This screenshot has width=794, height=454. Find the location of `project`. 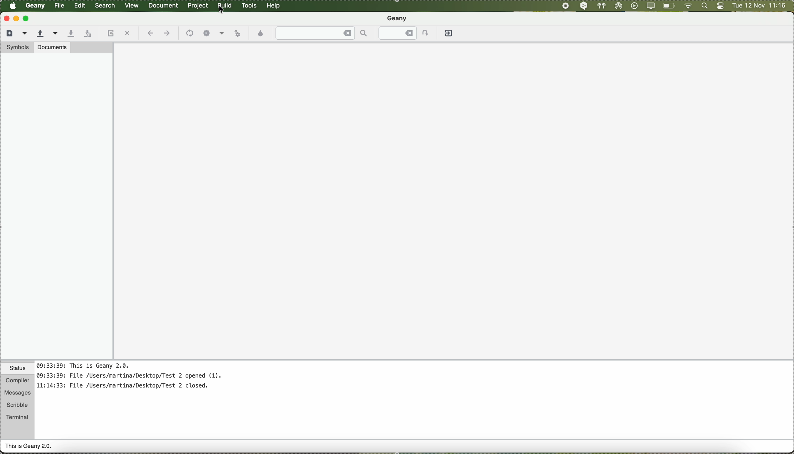

project is located at coordinates (197, 6).